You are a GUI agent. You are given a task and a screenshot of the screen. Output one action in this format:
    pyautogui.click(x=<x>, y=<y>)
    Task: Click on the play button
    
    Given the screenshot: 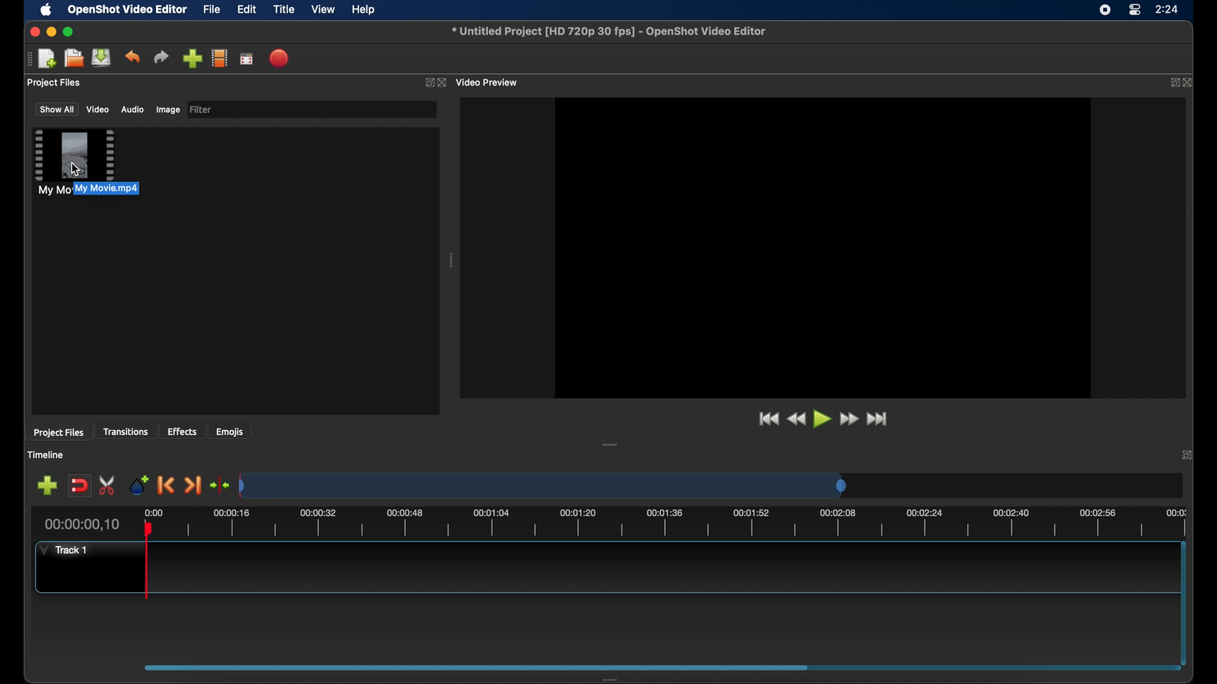 What is the action you would take?
    pyautogui.click(x=821, y=419)
    